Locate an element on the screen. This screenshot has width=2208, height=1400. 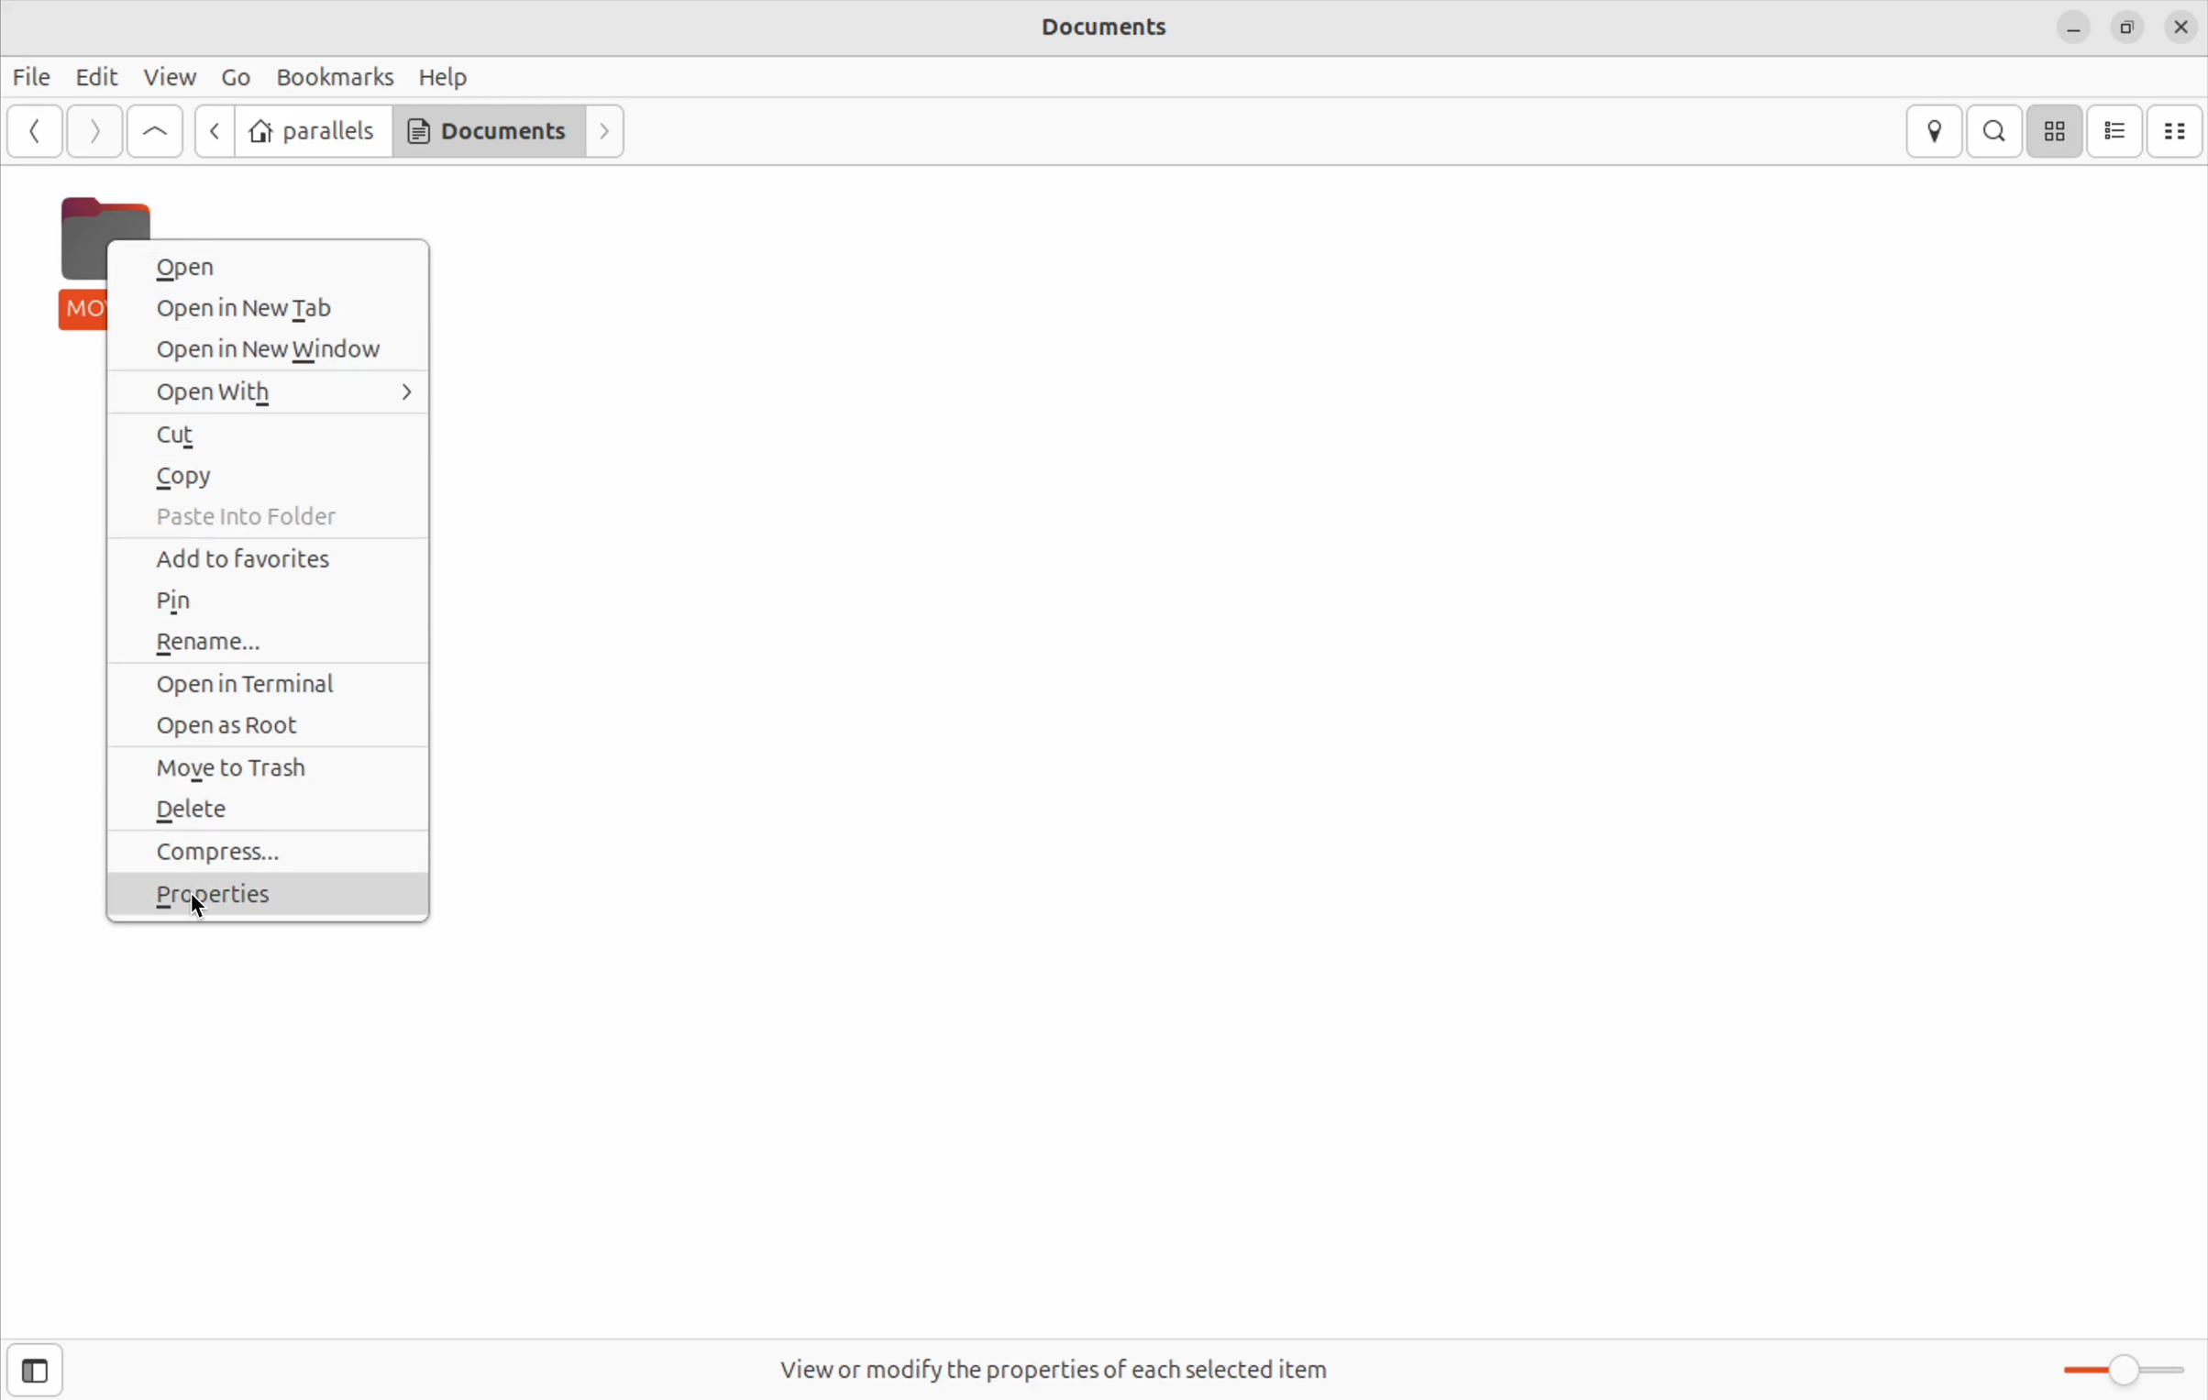
Delete  is located at coordinates (267, 814).